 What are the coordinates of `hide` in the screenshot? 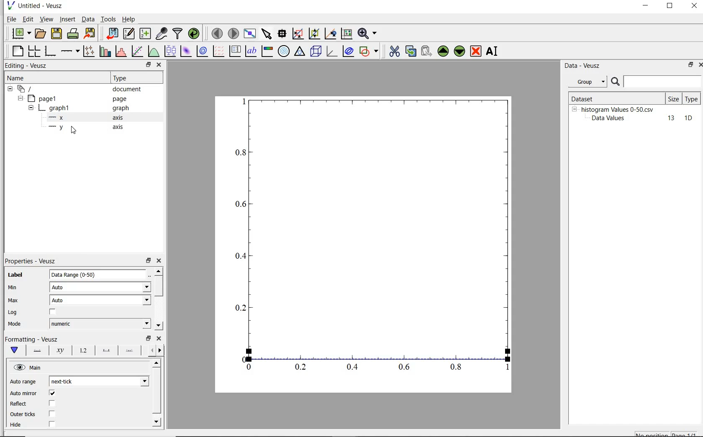 It's located at (31, 108).